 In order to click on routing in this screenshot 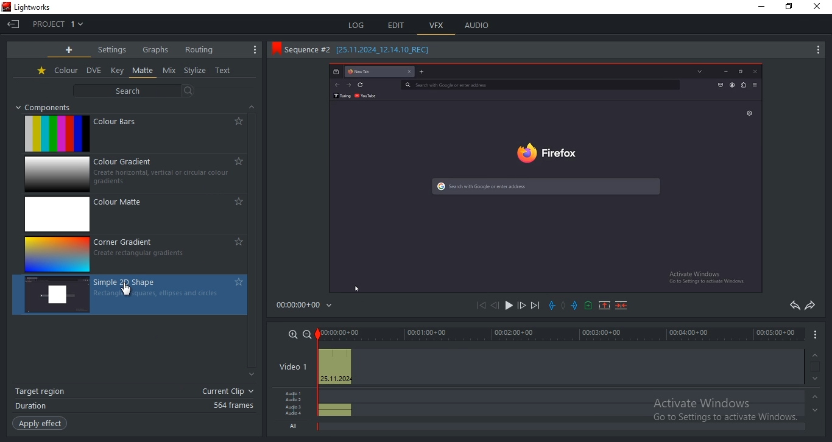, I will do `click(199, 49)`.